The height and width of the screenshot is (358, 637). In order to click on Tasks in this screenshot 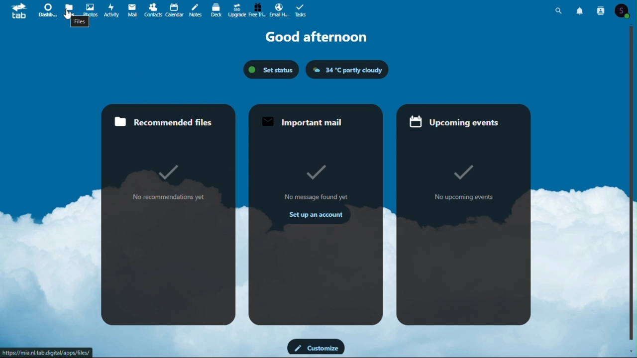, I will do `click(301, 9)`.